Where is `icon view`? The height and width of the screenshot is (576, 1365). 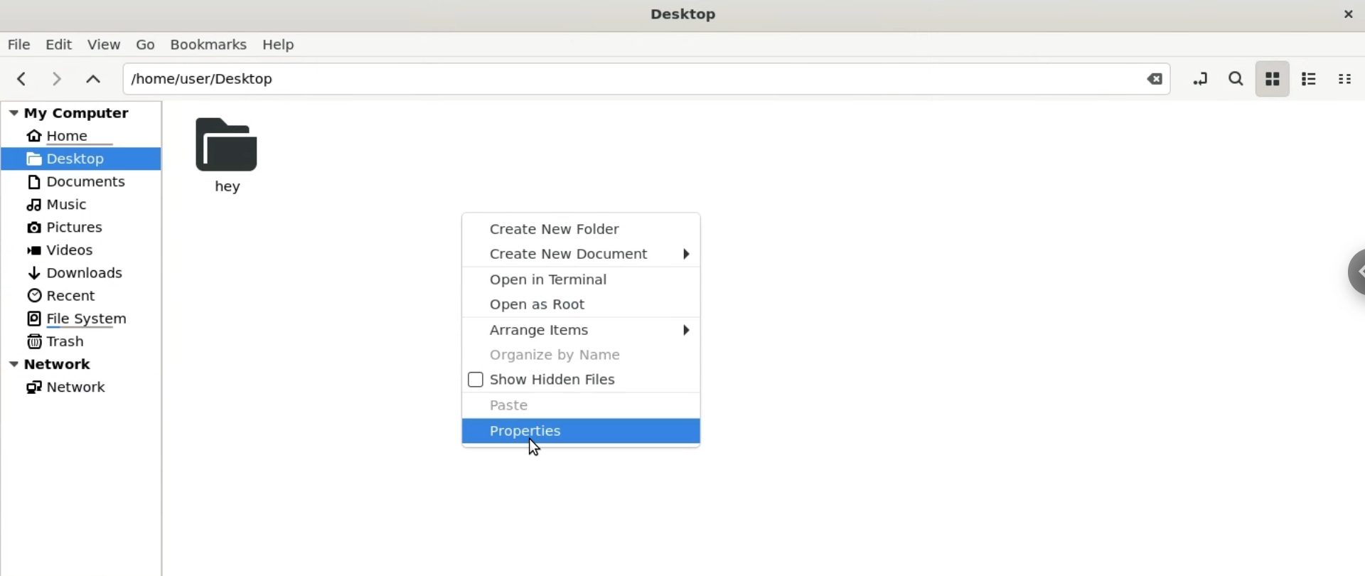 icon view is located at coordinates (1274, 79).